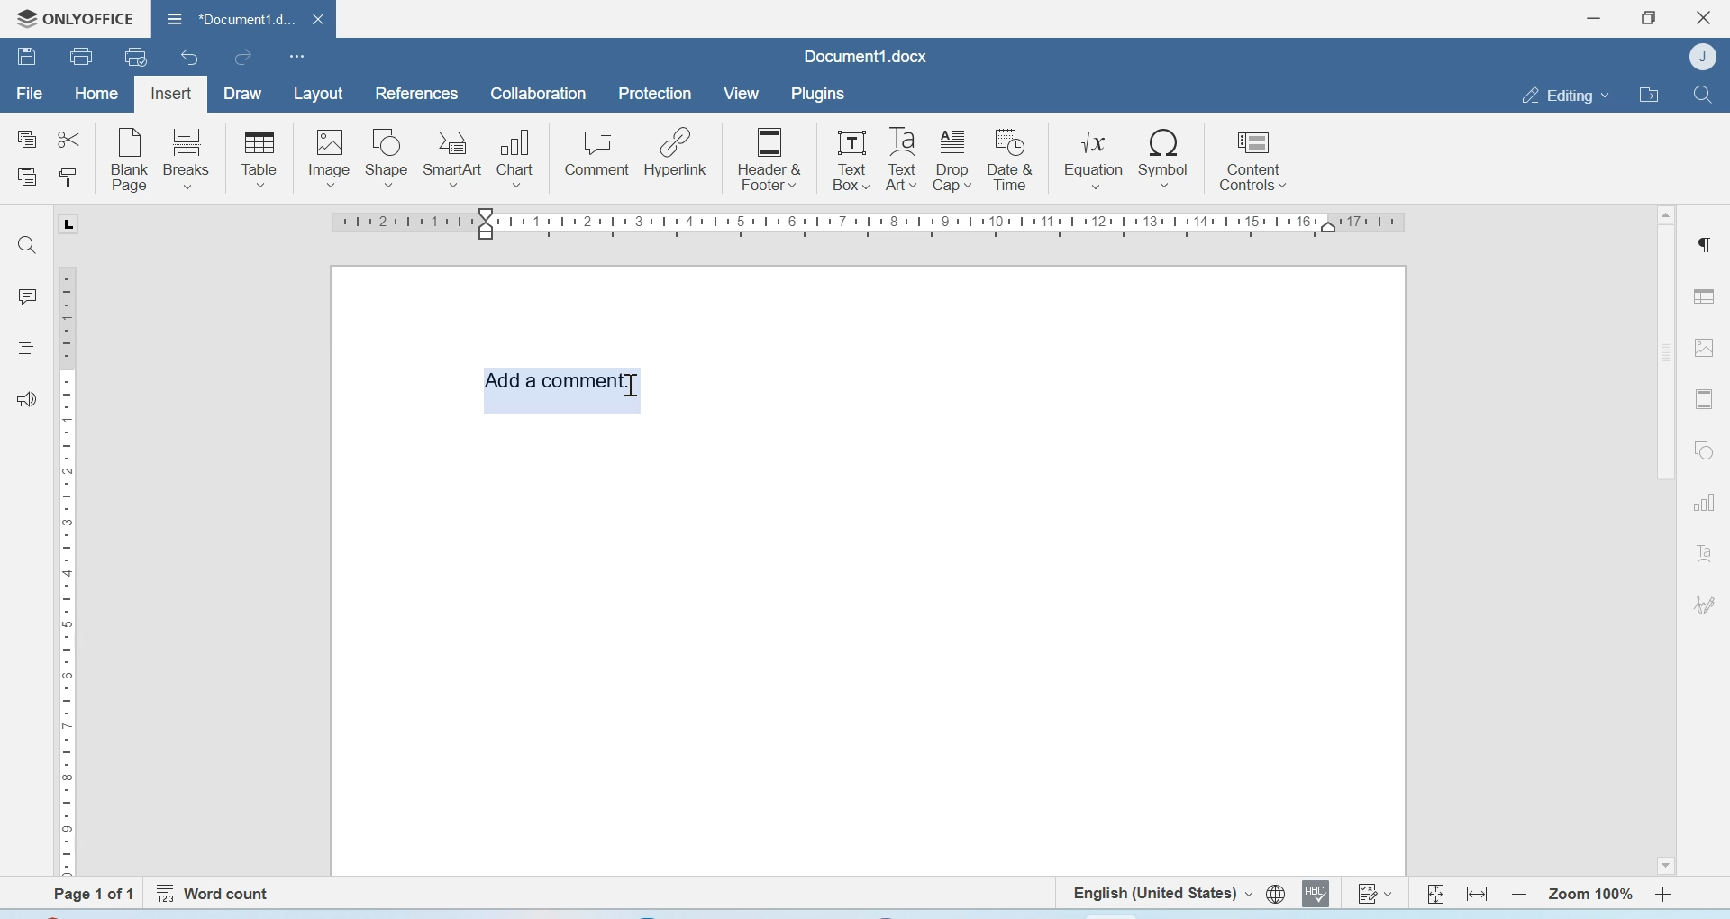  What do you see at coordinates (29, 178) in the screenshot?
I see `Paste` at bounding box center [29, 178].